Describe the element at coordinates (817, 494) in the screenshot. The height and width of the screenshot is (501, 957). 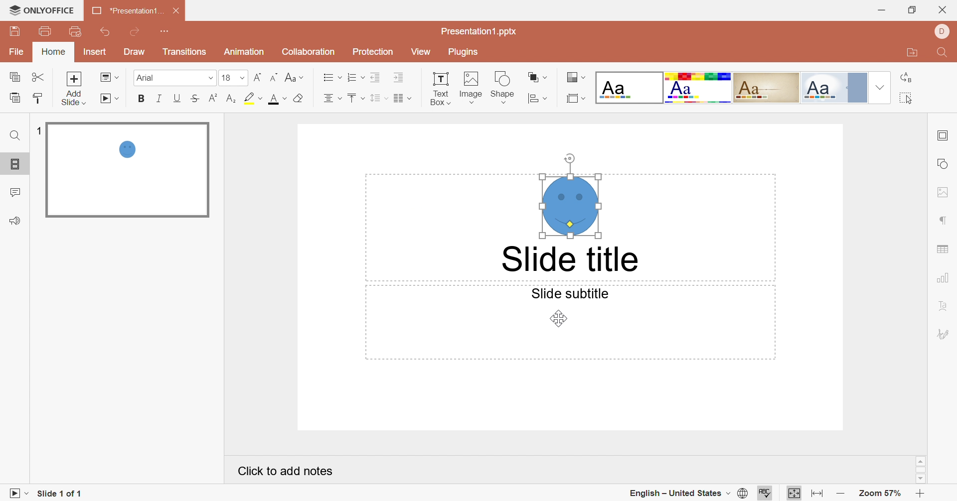
I see `Fit to width` at that location.